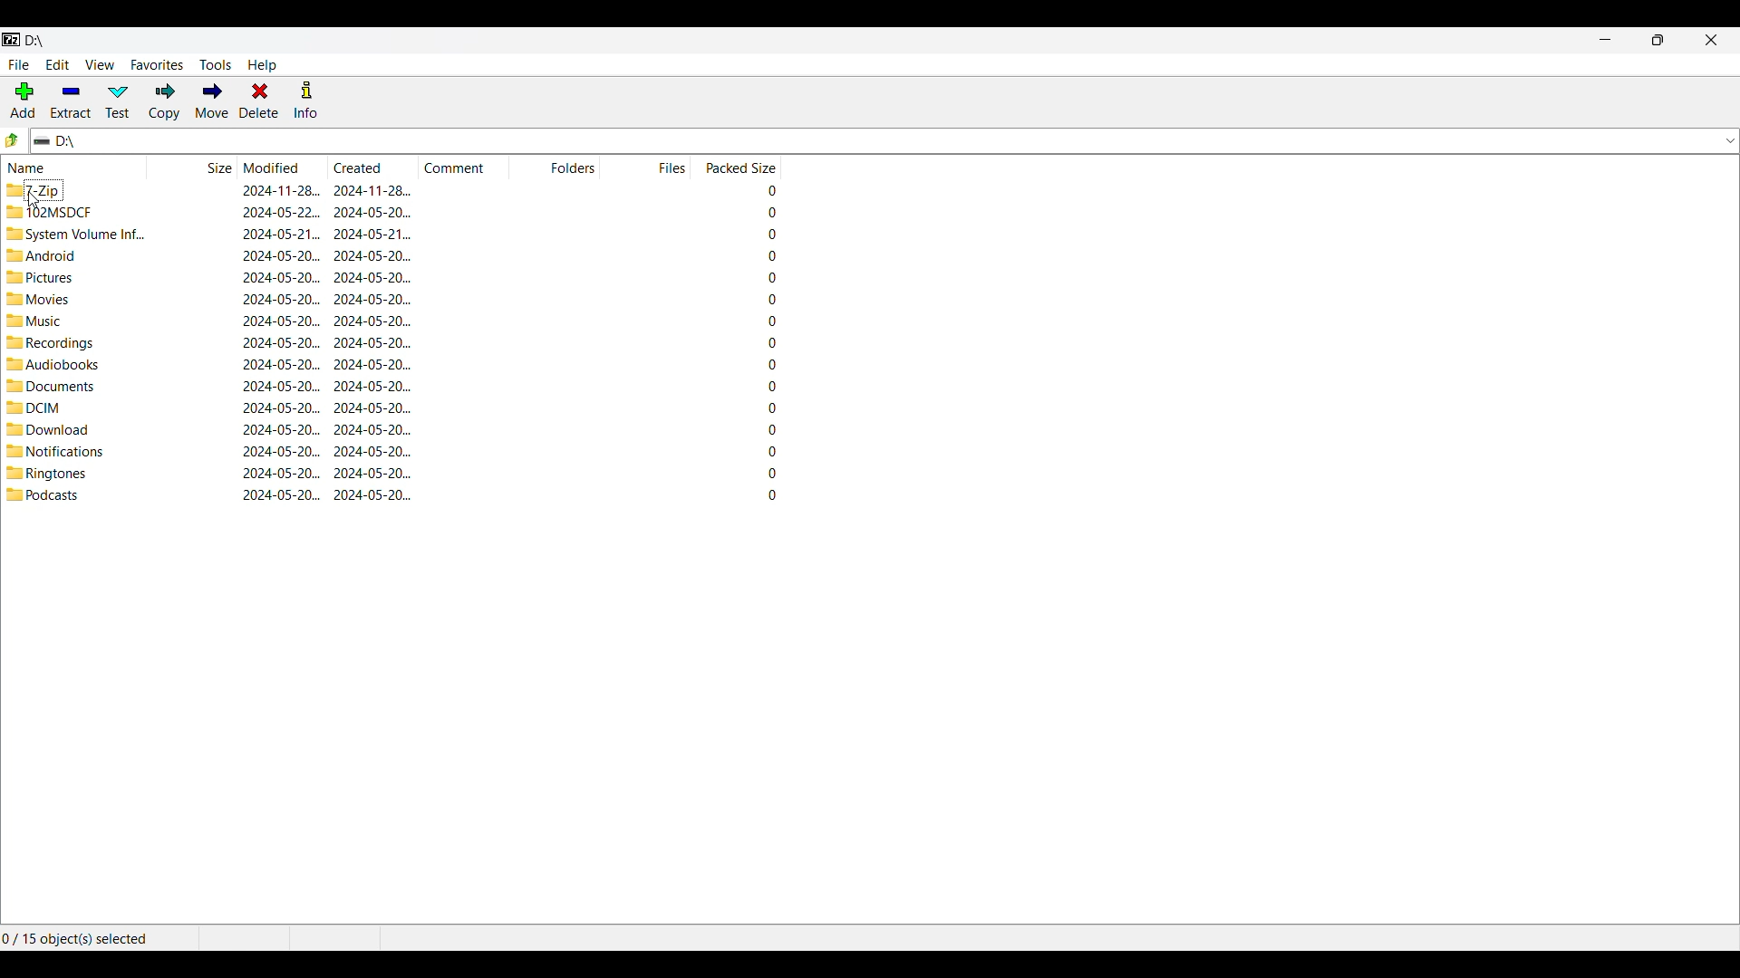  What do you see at coordinates (281, 276) in the screenshot?
I see `modified date & time` at bounding box center [281, 276].